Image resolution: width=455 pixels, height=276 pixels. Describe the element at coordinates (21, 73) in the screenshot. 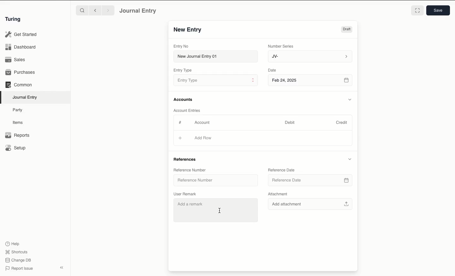

I see `Purchases` at that location.